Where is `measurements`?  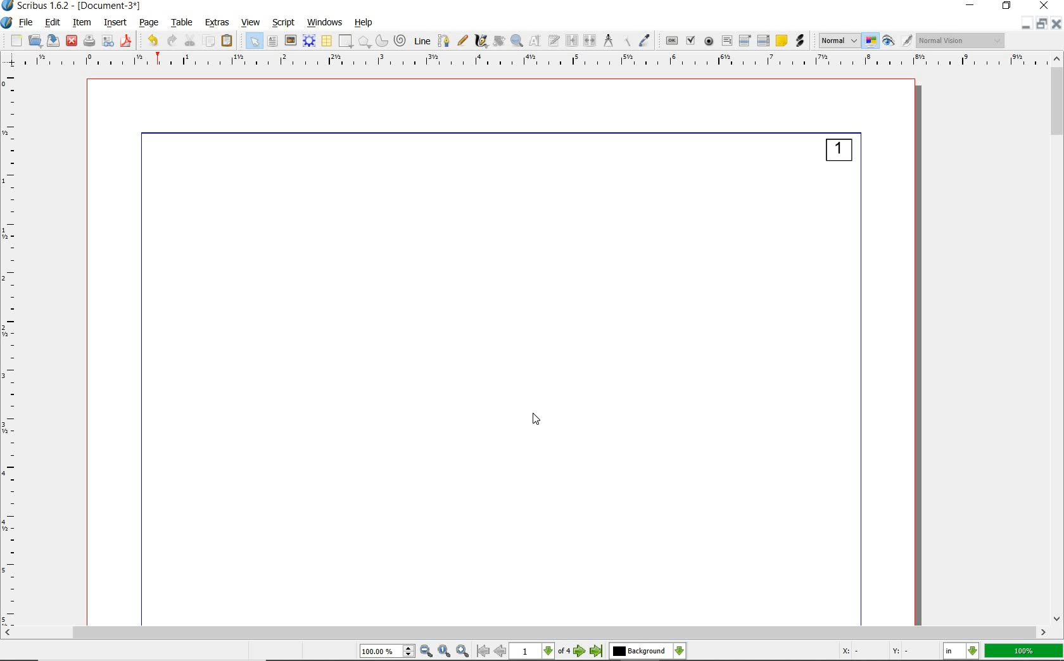
measurements is located at coordinates (607, 41).